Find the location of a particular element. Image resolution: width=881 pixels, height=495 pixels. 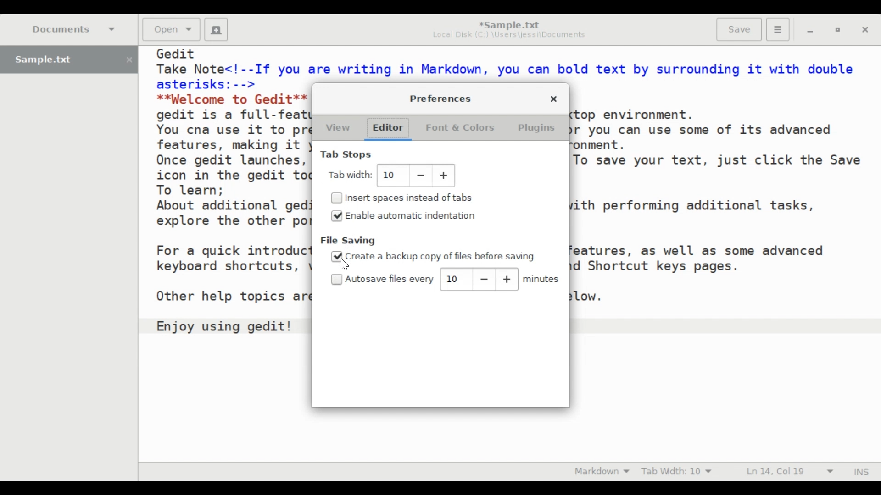

Application menu is located at coordinates (777, 28).